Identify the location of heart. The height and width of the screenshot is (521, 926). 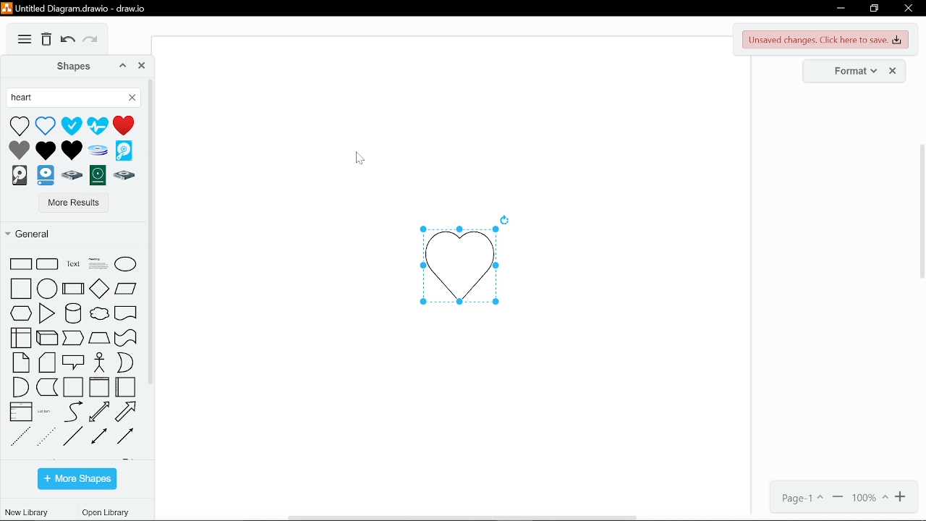
(19, 126).